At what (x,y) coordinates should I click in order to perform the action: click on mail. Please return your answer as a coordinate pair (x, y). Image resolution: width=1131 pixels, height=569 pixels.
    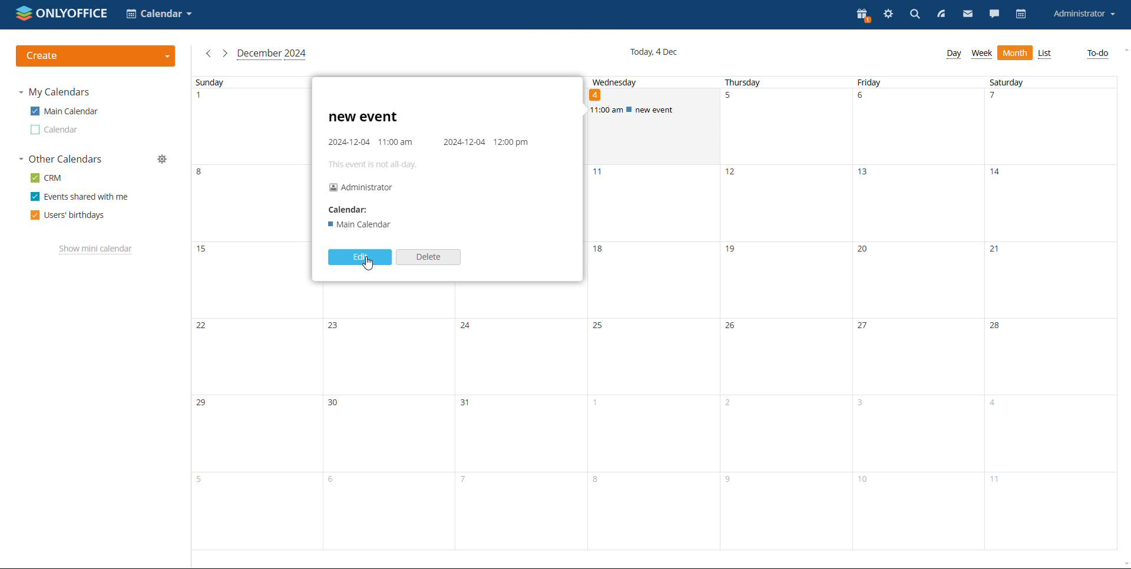
    Looking at the image, I should click on (967, 15).